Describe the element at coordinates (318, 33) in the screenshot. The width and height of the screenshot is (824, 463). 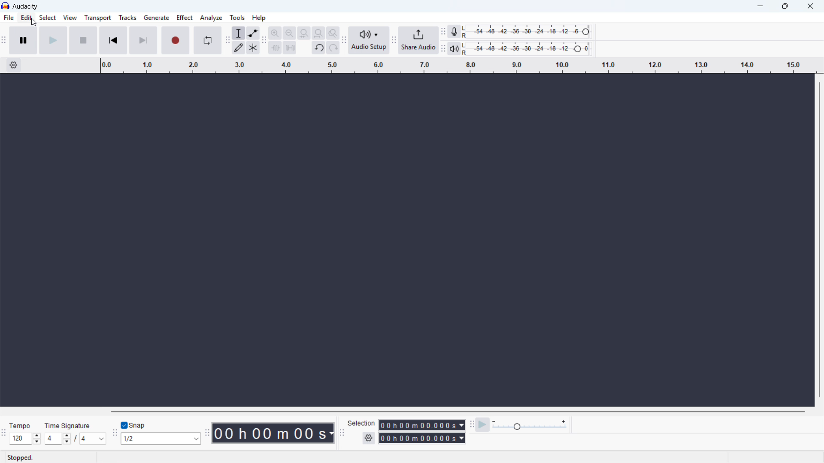
I see `fit project to width` at that location.